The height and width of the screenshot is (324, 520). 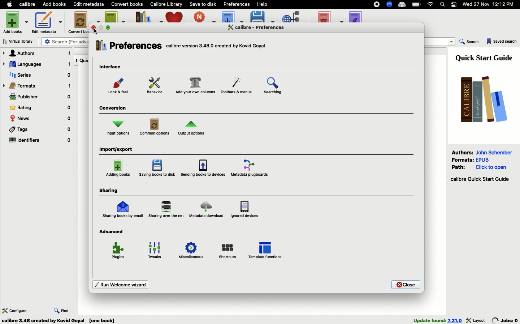 I want to click on Start guide, so click(x=480, y=179).